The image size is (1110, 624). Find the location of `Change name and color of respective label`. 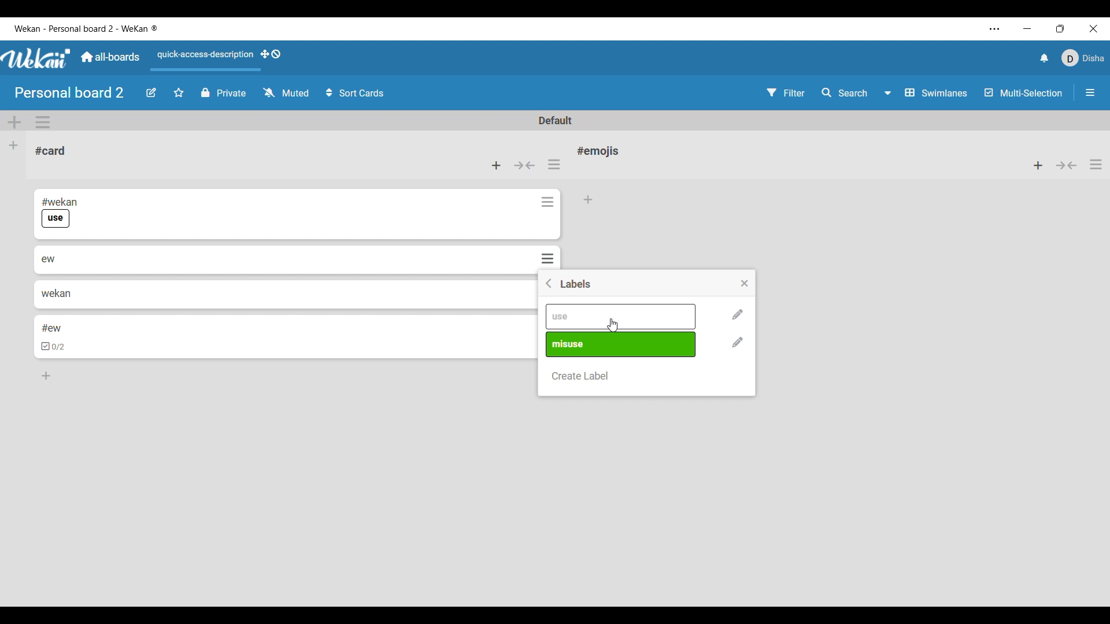

Change name and color of respective label is located at coordinates (738, 314).